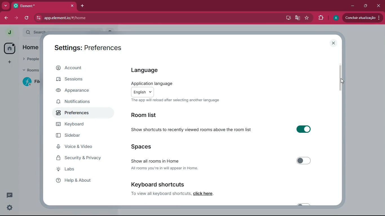 The image size is (385, 216). What do you see at coordinates (379, 5) in the screenshot?
I see `close` at bounding box center [379, 5].